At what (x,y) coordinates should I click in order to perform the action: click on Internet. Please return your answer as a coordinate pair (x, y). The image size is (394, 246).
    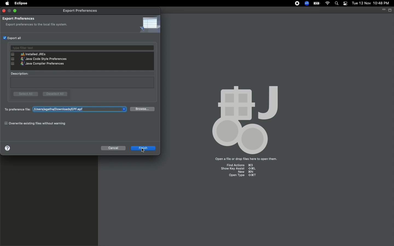
    Looking at the image, I should click on (328, 3).